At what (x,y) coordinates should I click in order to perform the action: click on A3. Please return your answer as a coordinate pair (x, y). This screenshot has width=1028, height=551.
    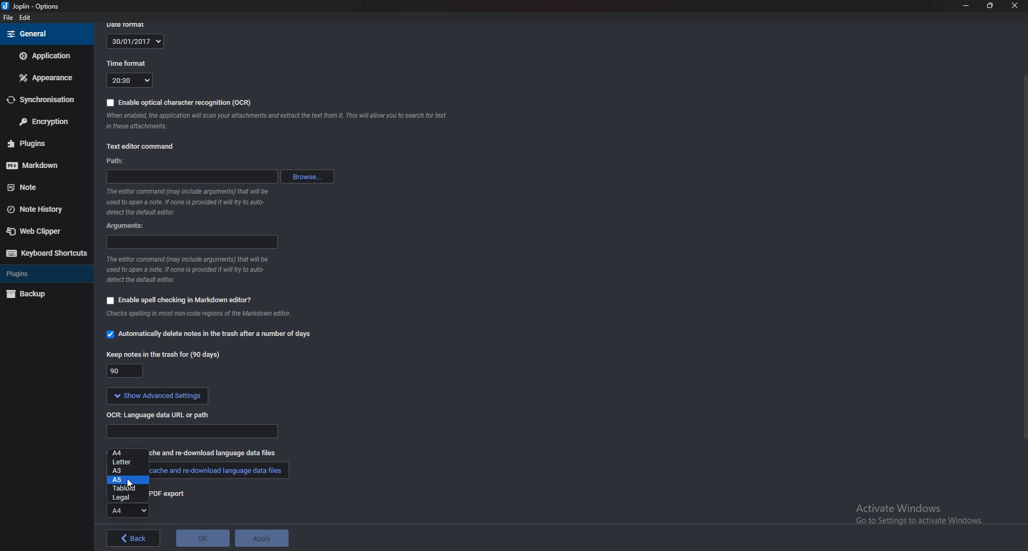
    Looking at the image, I should click on (126, 471).